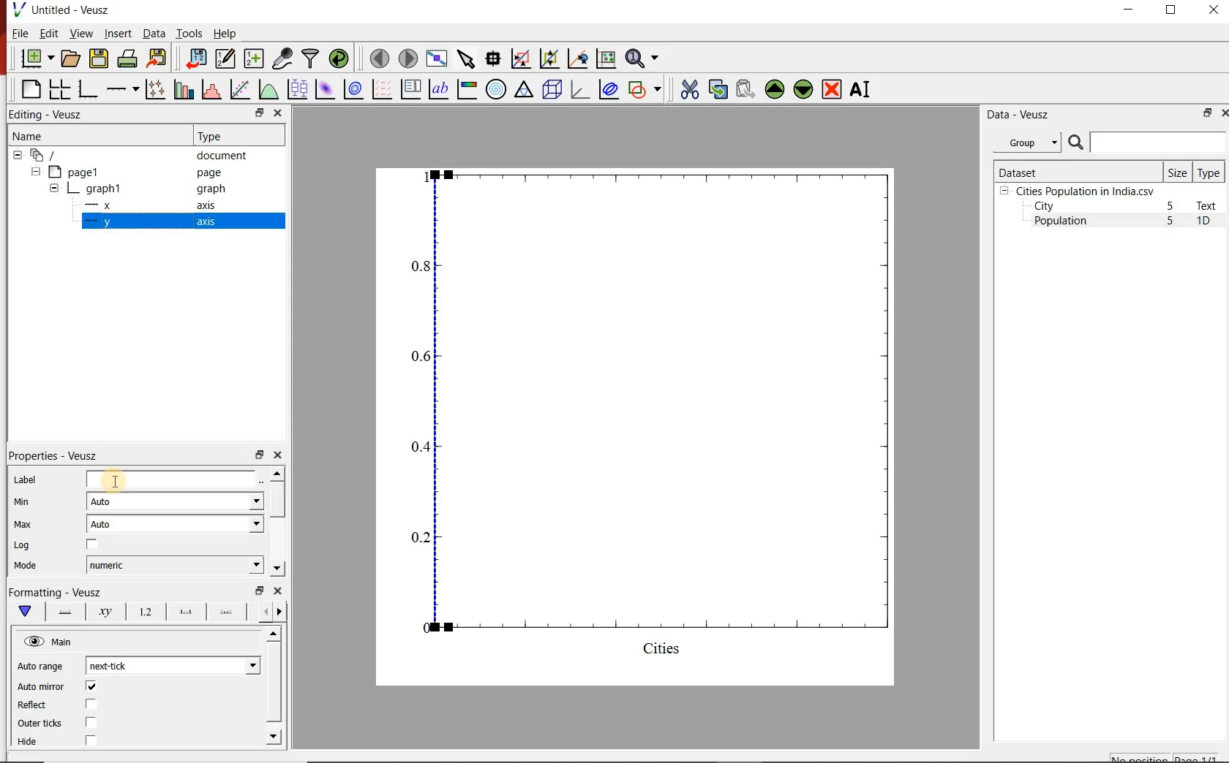 This screenshot has width=1229, height=763. What do you see at coordinates (524, 90) in the screenshot?
I see `Ternary graph` at bounding box center [524, 90].